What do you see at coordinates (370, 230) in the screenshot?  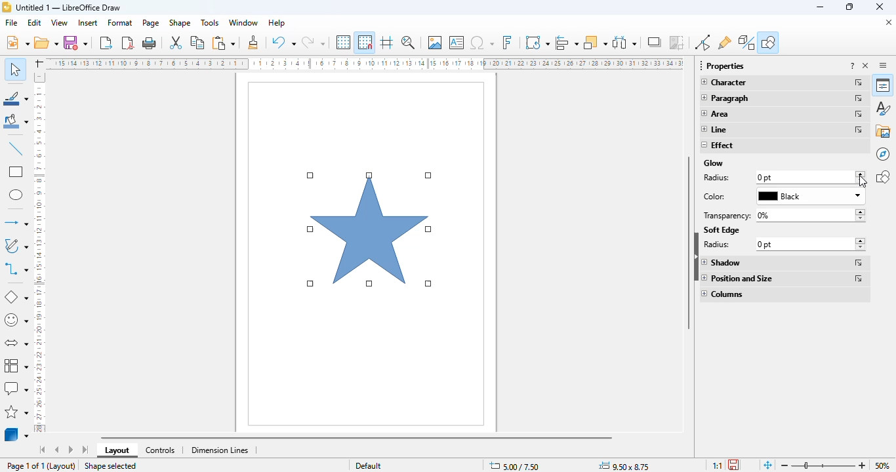 I see `star selected` at bounding box center [370, 230].